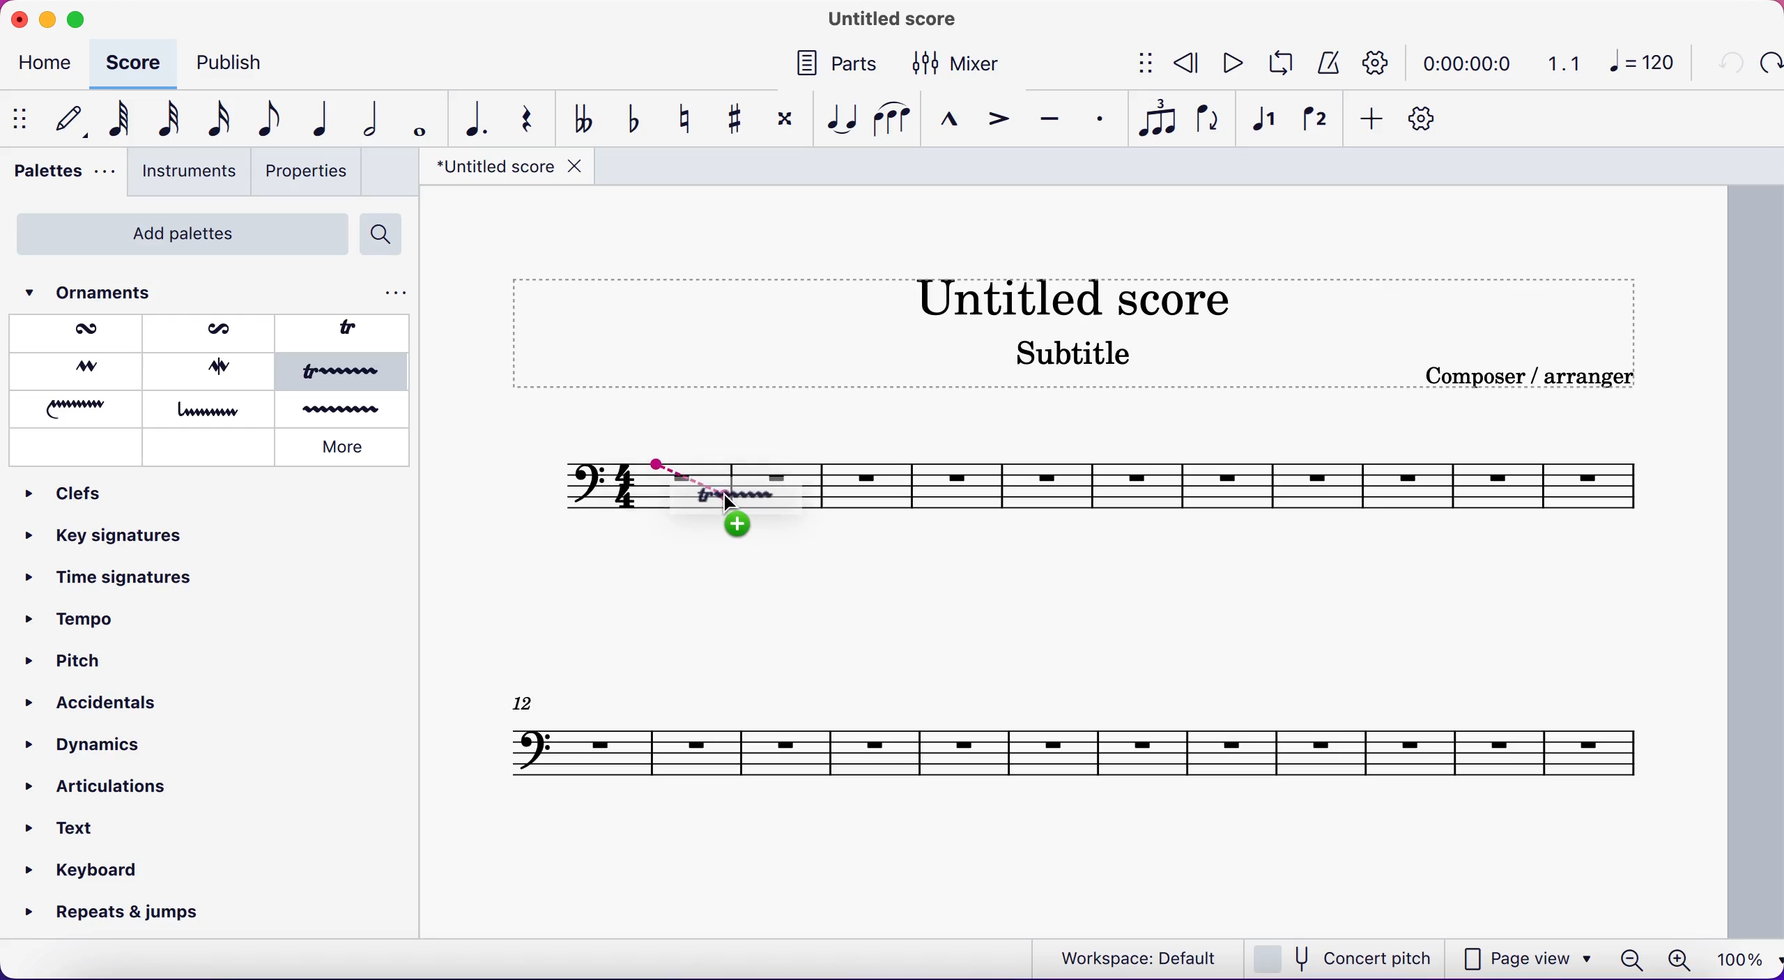  I want to click on add, so click(1373, 121).